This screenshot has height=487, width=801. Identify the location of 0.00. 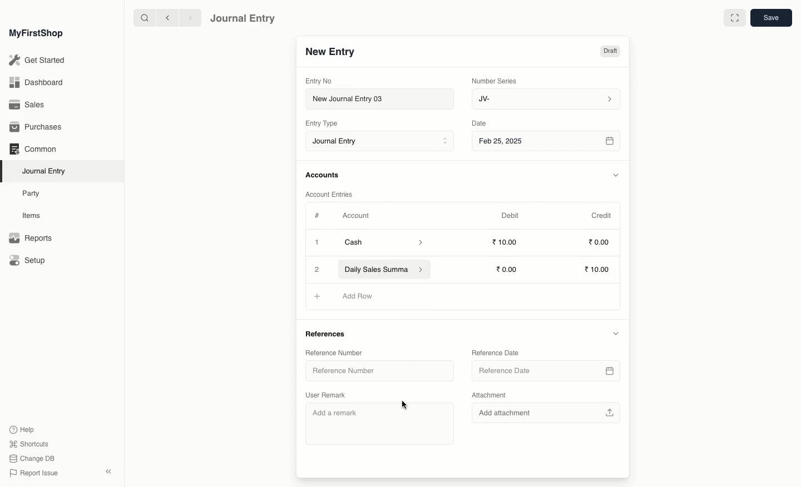
(600, 244).